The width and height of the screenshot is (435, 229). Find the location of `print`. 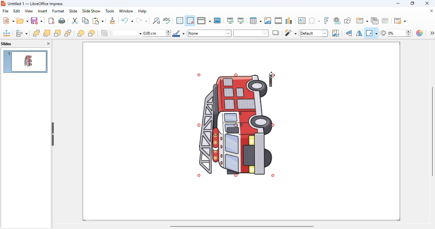

print is located at coordinates (62, 21).